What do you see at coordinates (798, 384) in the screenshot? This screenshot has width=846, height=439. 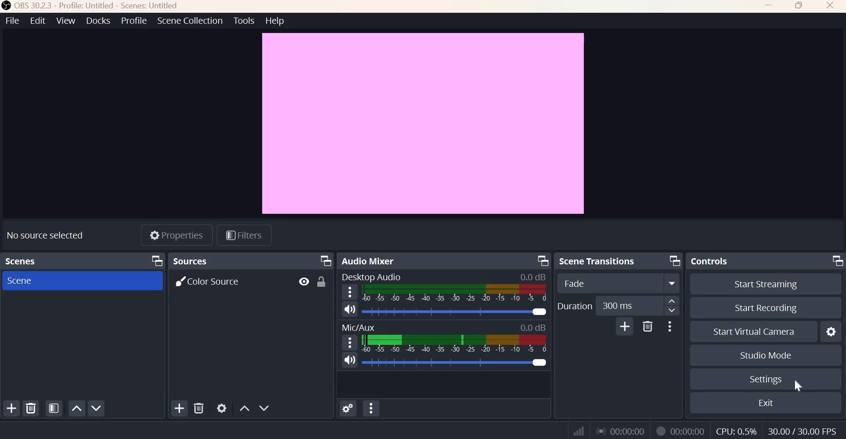 I see `cursor` at bounding box center [798, 384].